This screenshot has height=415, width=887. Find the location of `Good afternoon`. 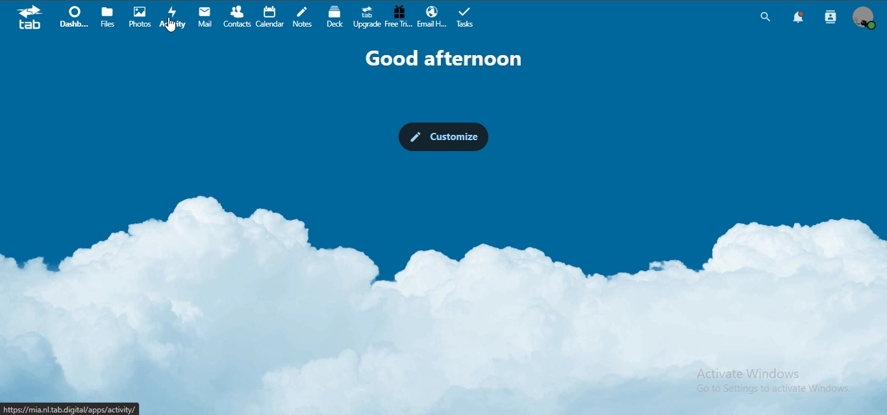

Good afternoon is located at coordinates (440, 56).